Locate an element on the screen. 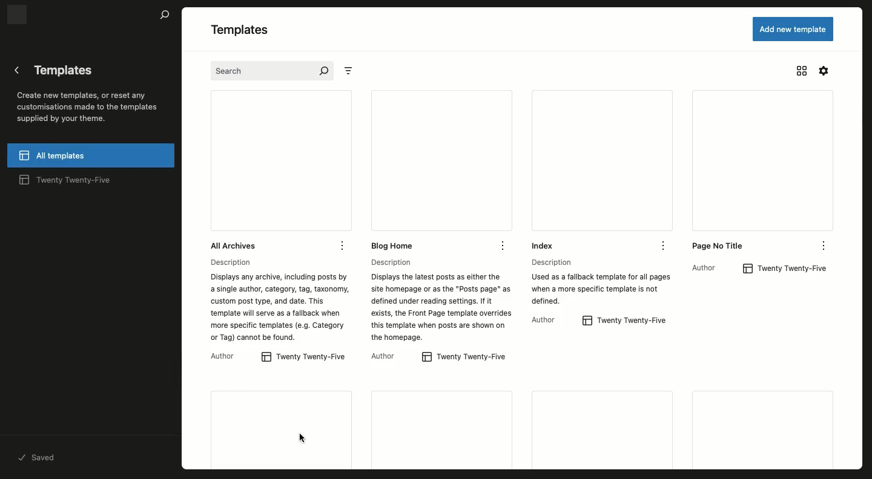  Sort is located at coordinates (350, 70).